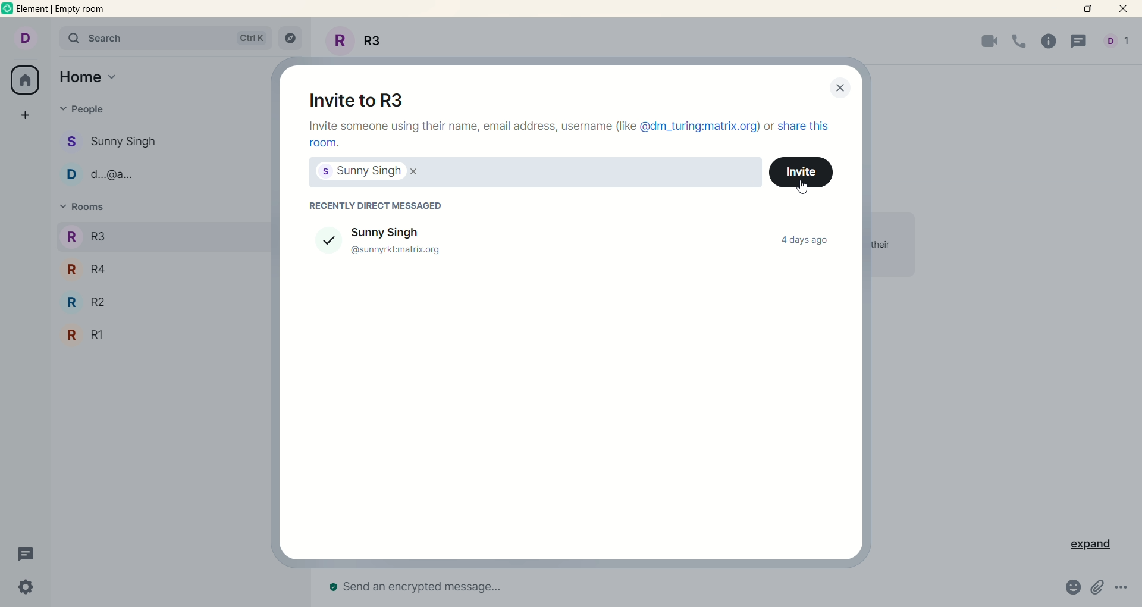 The height and width of the screenshot is (607, 1142). I want to click on settings, so click(28, 587).